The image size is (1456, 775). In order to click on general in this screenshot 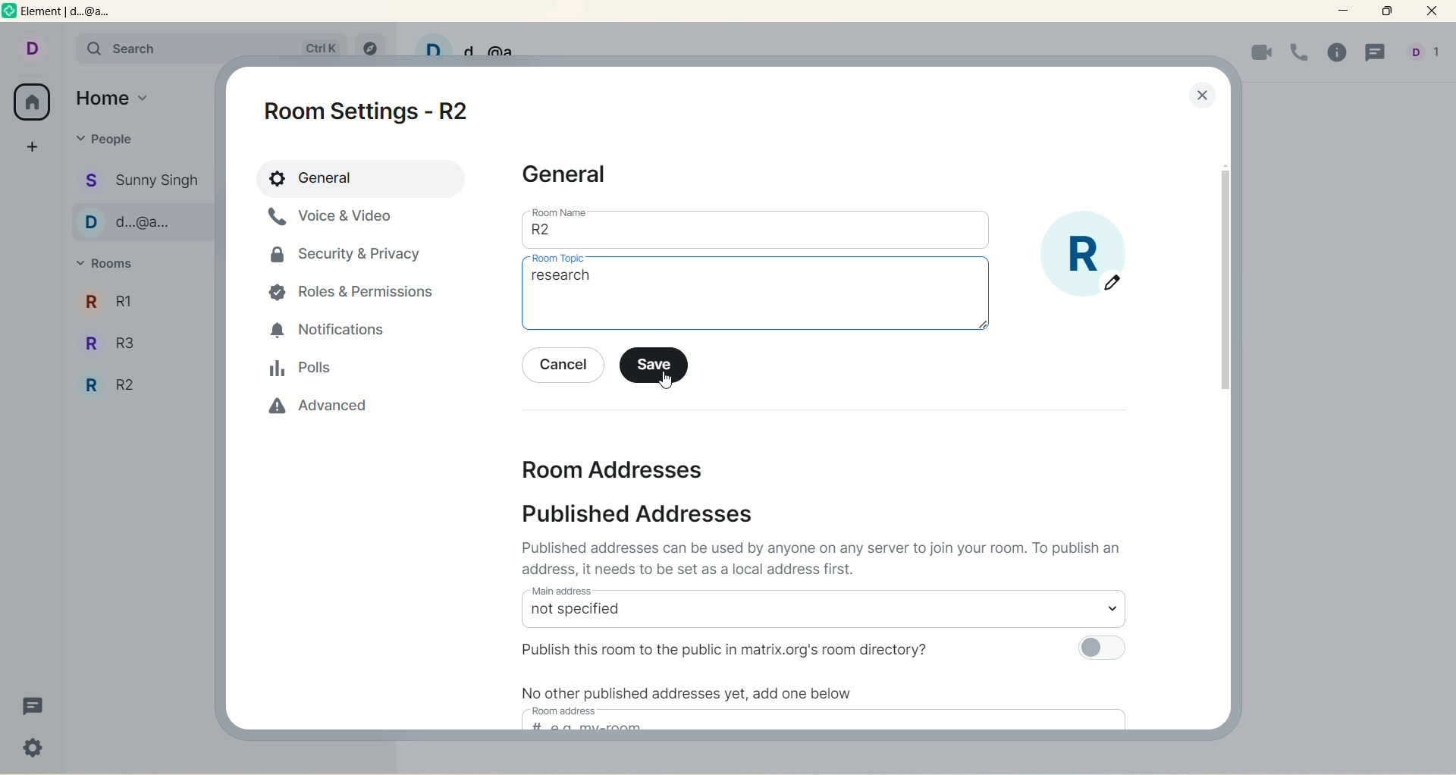, I will do `click(359, 178)`.